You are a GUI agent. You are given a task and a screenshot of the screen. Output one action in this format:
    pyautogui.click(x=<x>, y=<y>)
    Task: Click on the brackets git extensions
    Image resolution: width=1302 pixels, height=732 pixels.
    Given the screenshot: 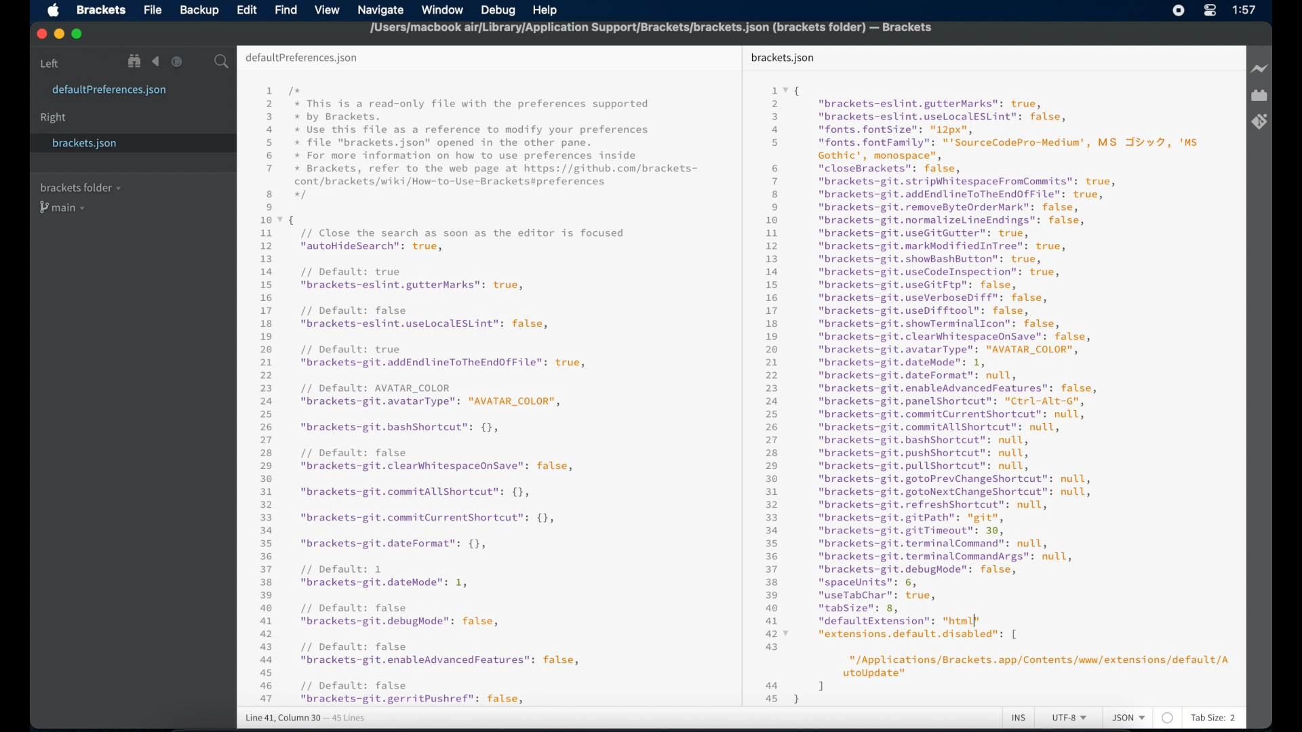 What is the action you would take?
    pyautogui.click(x=1259, y=121)
    